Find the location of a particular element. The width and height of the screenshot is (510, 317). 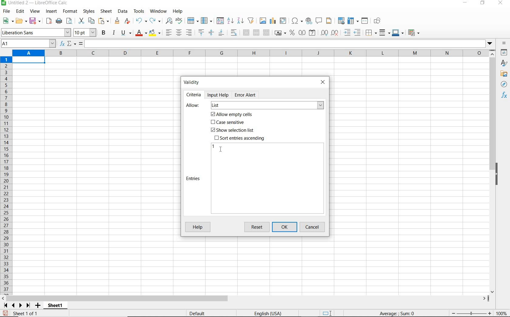

styles is located at coordinates (504, 64).